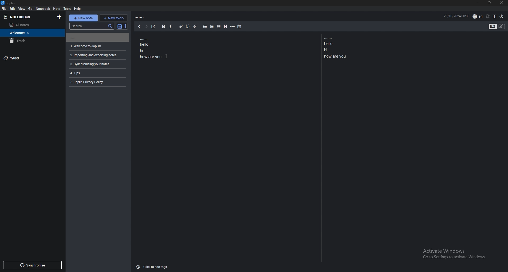 This screenshot has width=508, height=272. I want to click on note, so click(97, 55).